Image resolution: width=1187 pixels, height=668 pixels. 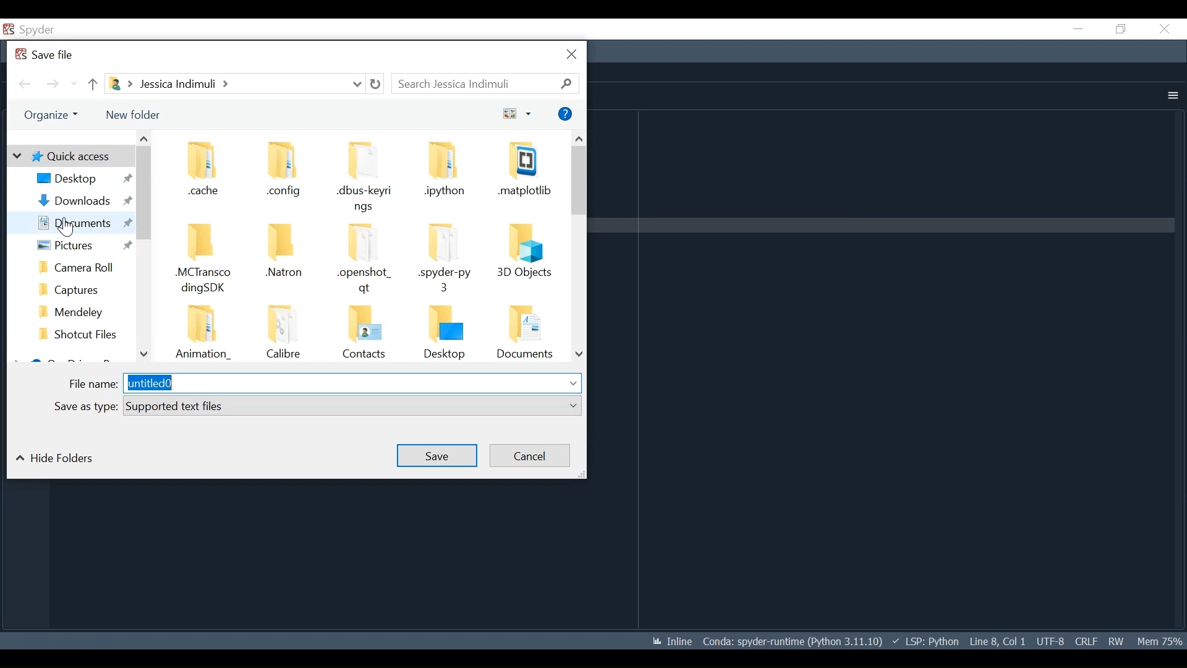 What do you see at coordinates (1164, 28) in the screenshot?
I see `Close` at bounding box center [1164, 28].